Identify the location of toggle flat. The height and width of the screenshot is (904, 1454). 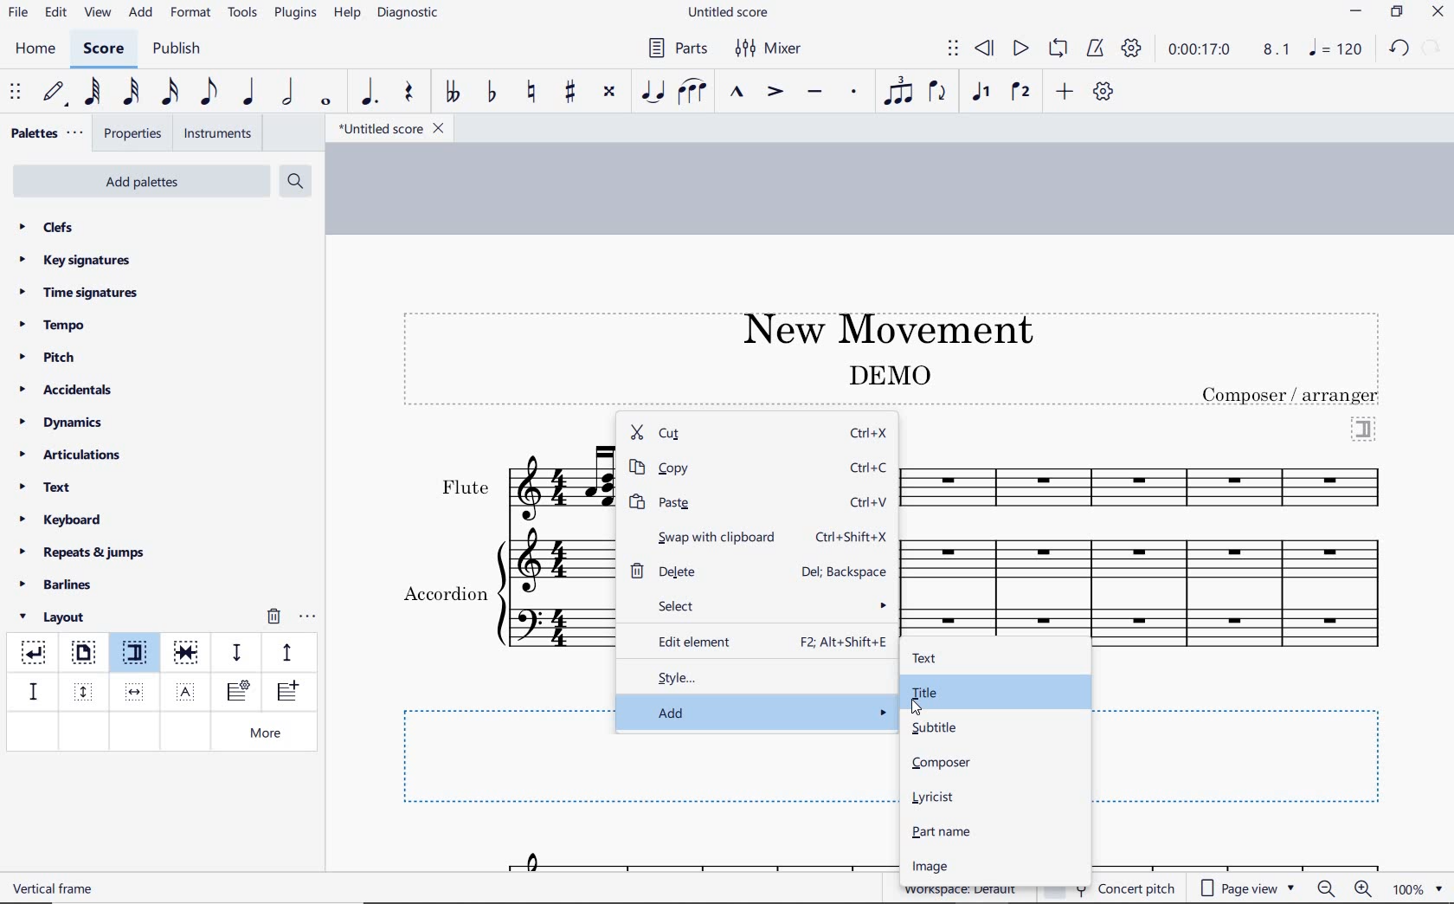
(490, 93).